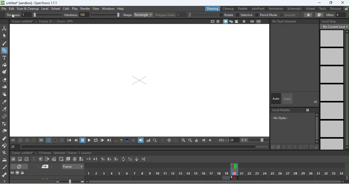 The height and width of the screenshot is (184, 349). What do you see at coordinates (61, 159) in the screenshot?
I see `create blank drawing` at bounding box center [61, 159].